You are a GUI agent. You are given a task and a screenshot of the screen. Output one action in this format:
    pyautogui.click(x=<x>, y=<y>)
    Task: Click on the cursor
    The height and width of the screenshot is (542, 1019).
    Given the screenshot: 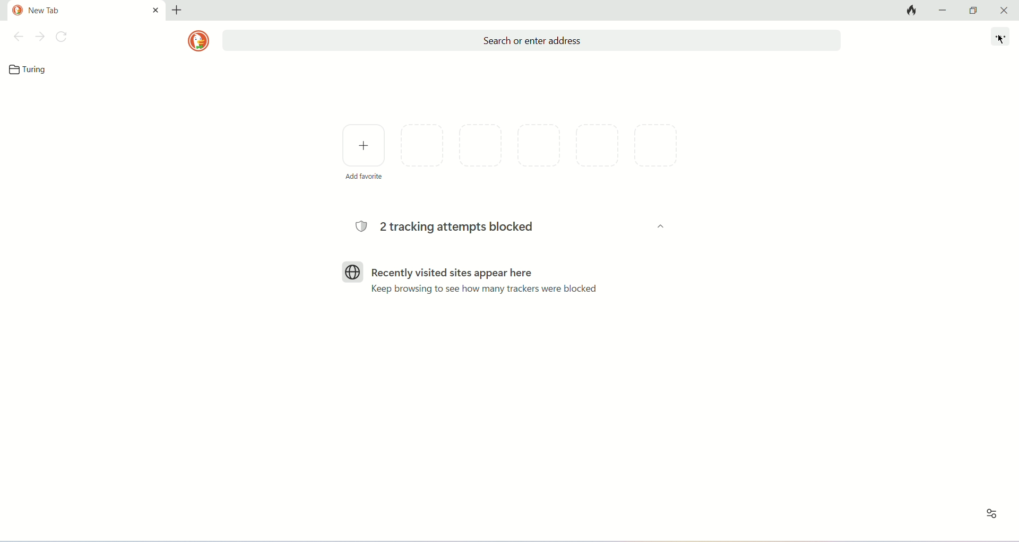 What is the action you would take?
    pyautogui.click(x=1001, y=39)
    